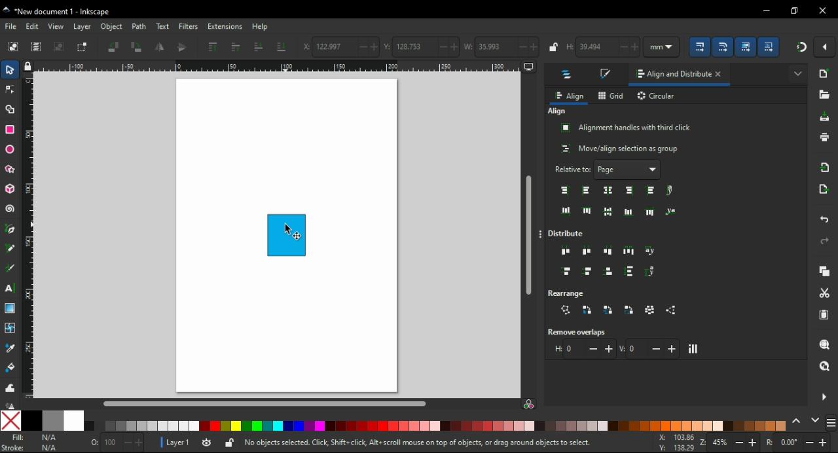  I want to click on spray tool, so click(12, 403).